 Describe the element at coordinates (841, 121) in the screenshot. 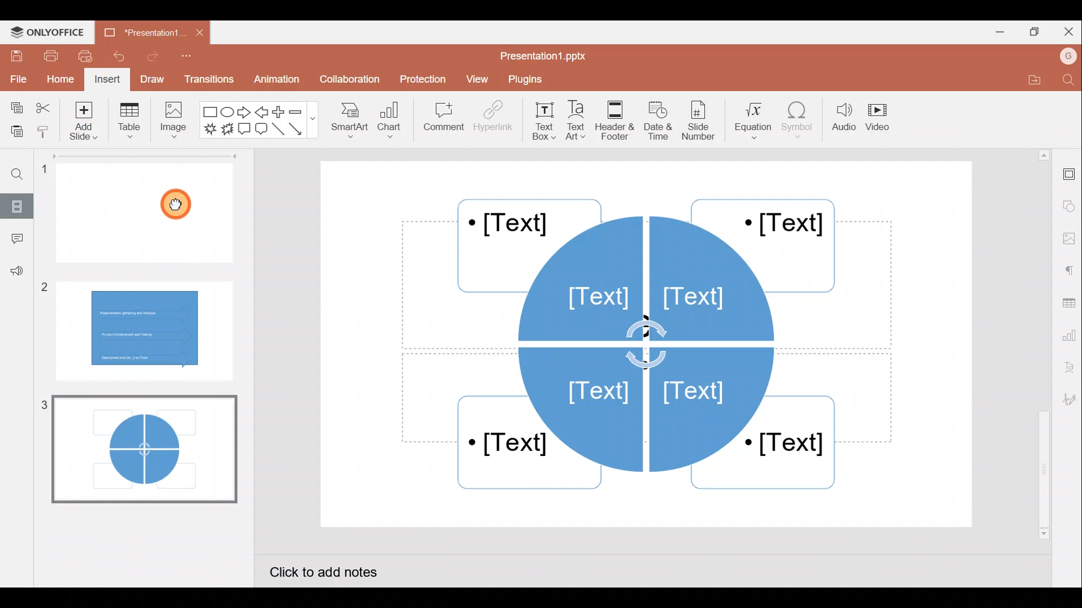

I see `Audio` at that location.